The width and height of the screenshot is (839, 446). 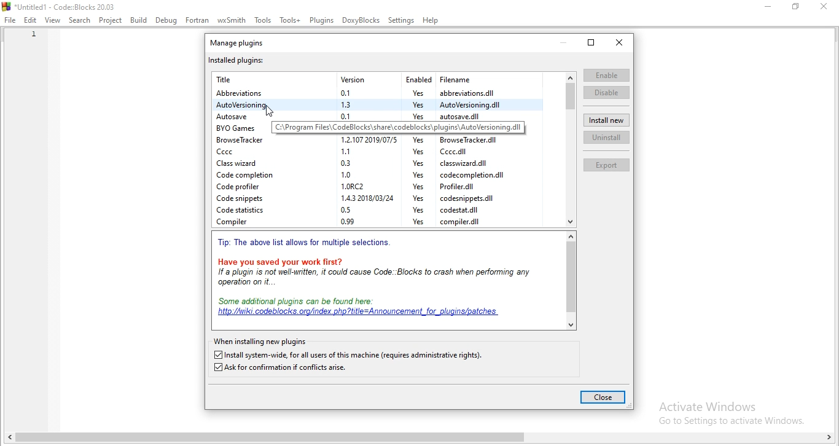 What do you see at coordinates (571, 148) in the screenshot?
I see `scroll bar` at bounding box center [571, 148].